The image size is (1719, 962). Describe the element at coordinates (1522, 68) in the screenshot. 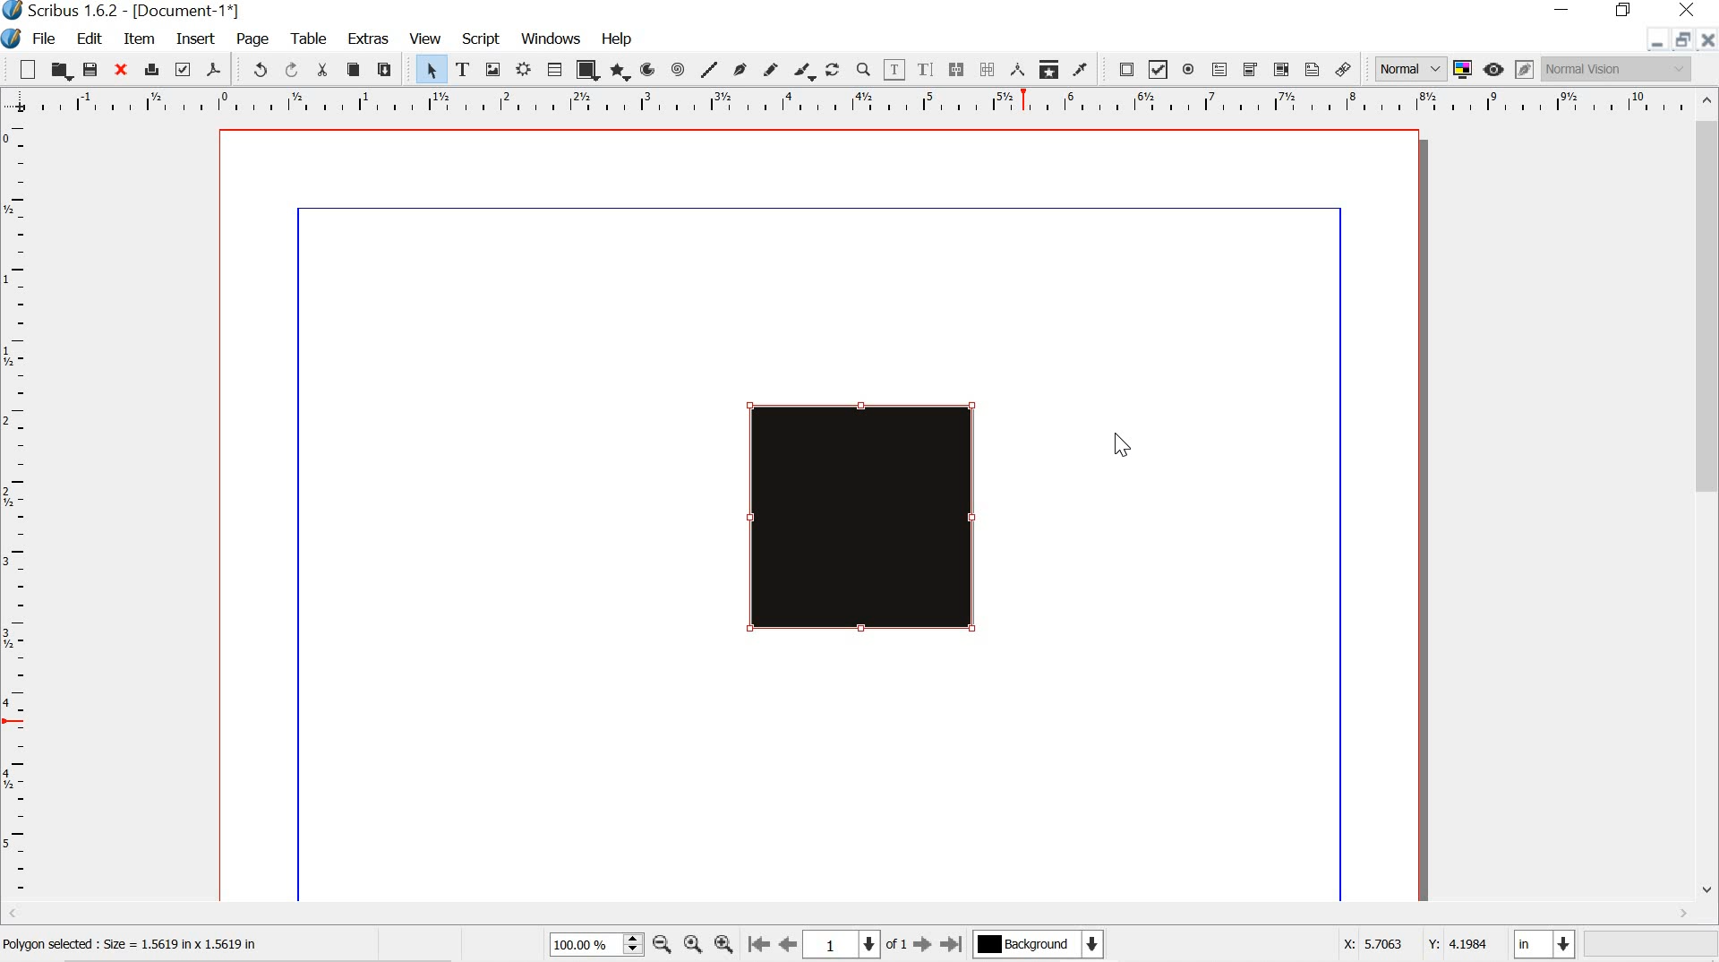

I see `edit in preview mode` at that location.